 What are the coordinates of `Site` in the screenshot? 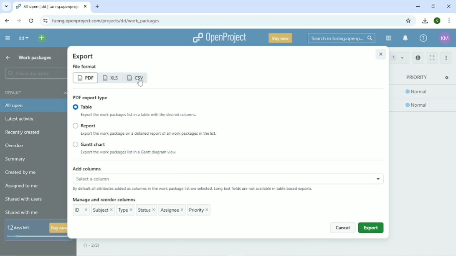 It's located at (106, 20).